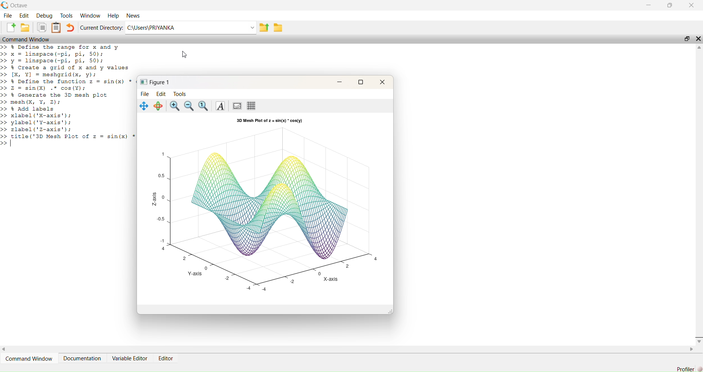 This screenshot has width=703, height=372. What do you see at coordinates (384, 79) in the screenshot?
I see `Close` at bounding box center [384, 79].